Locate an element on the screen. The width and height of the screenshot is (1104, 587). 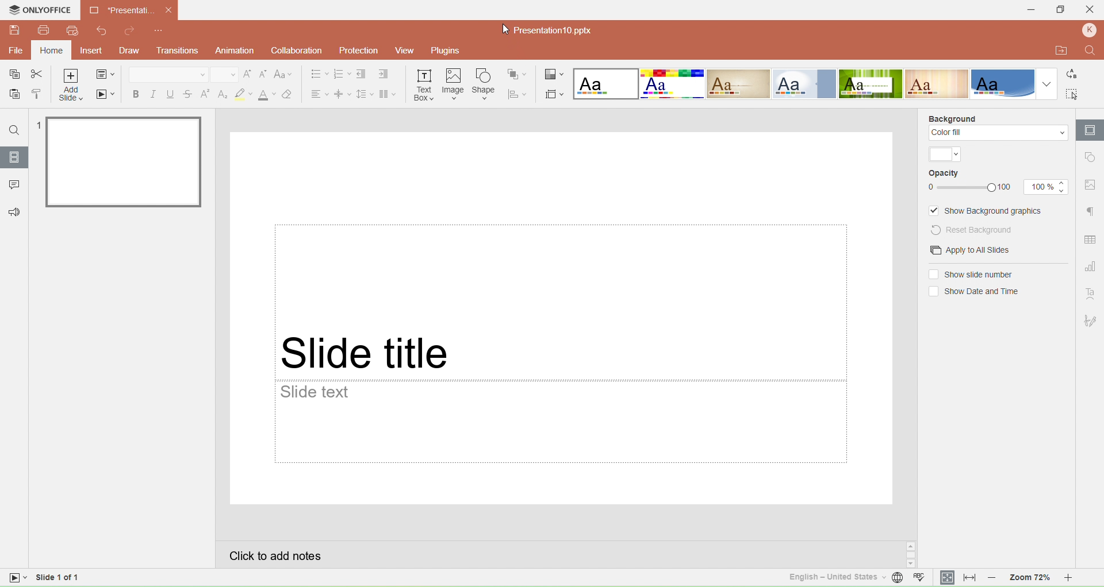
(un)select Show background graphics is located at coordinates (987, 211).